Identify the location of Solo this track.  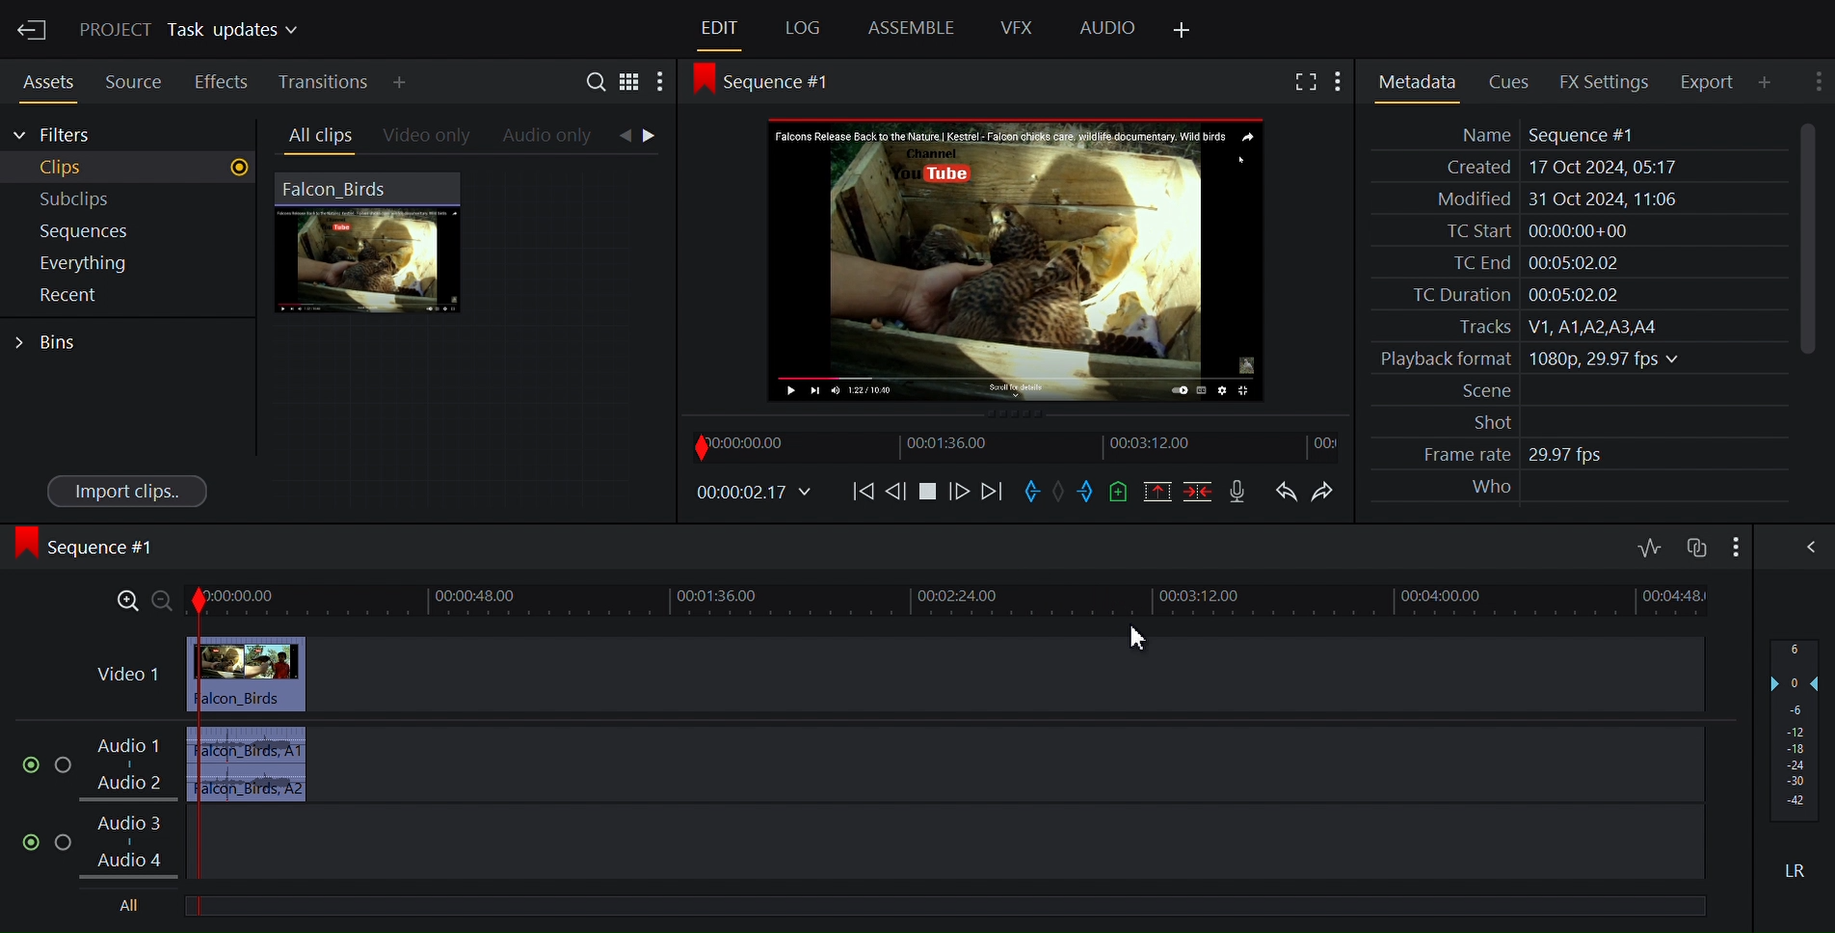
(64, 760).